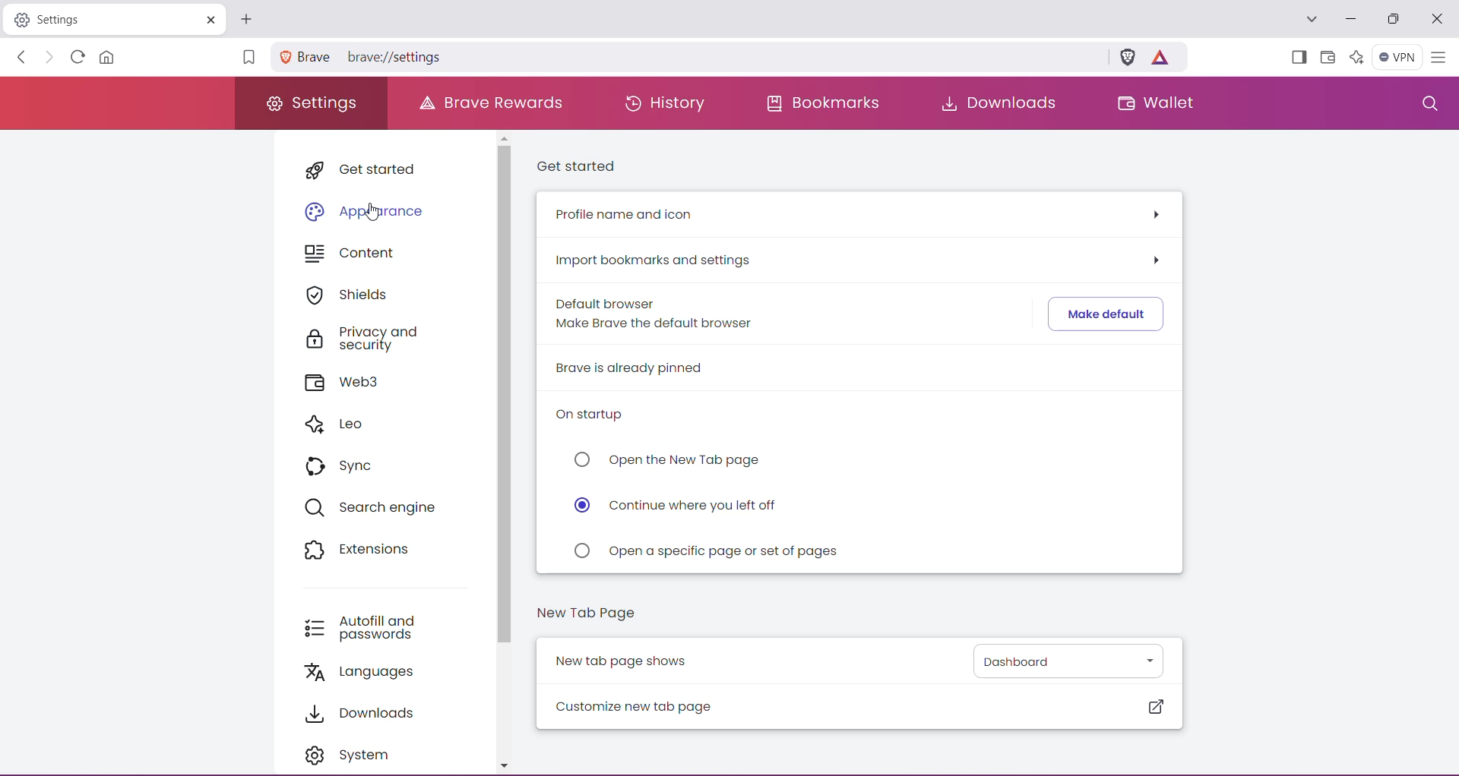  What do you see at coordinates (1068, 662) in the screenshot?
I see `Set the New Tab page from the list` at bounding box center [1068, 662].